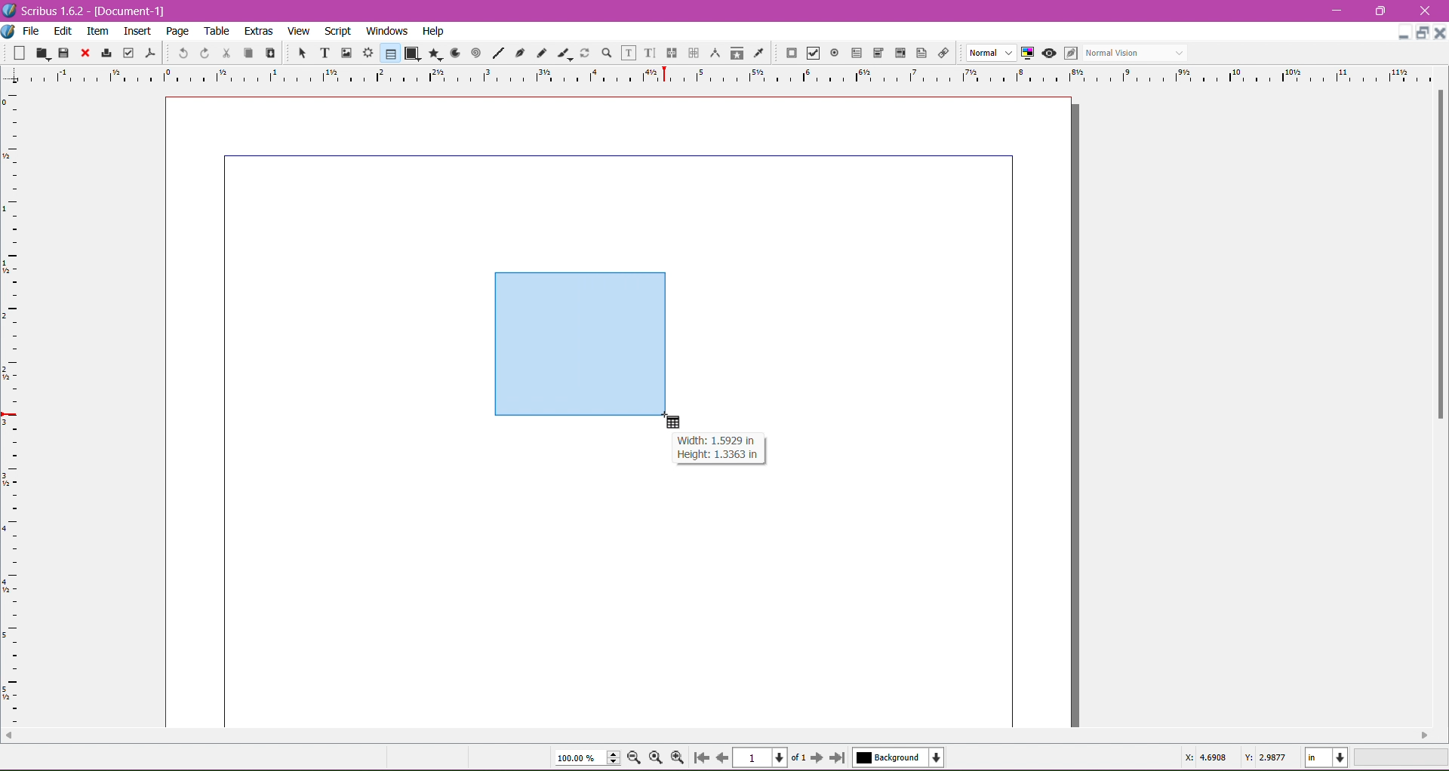 The image size is (1449, 771). What do you see at coordinates (454, 52) in the screenshot?
I see `Arc` at bounding box center [454, 52].